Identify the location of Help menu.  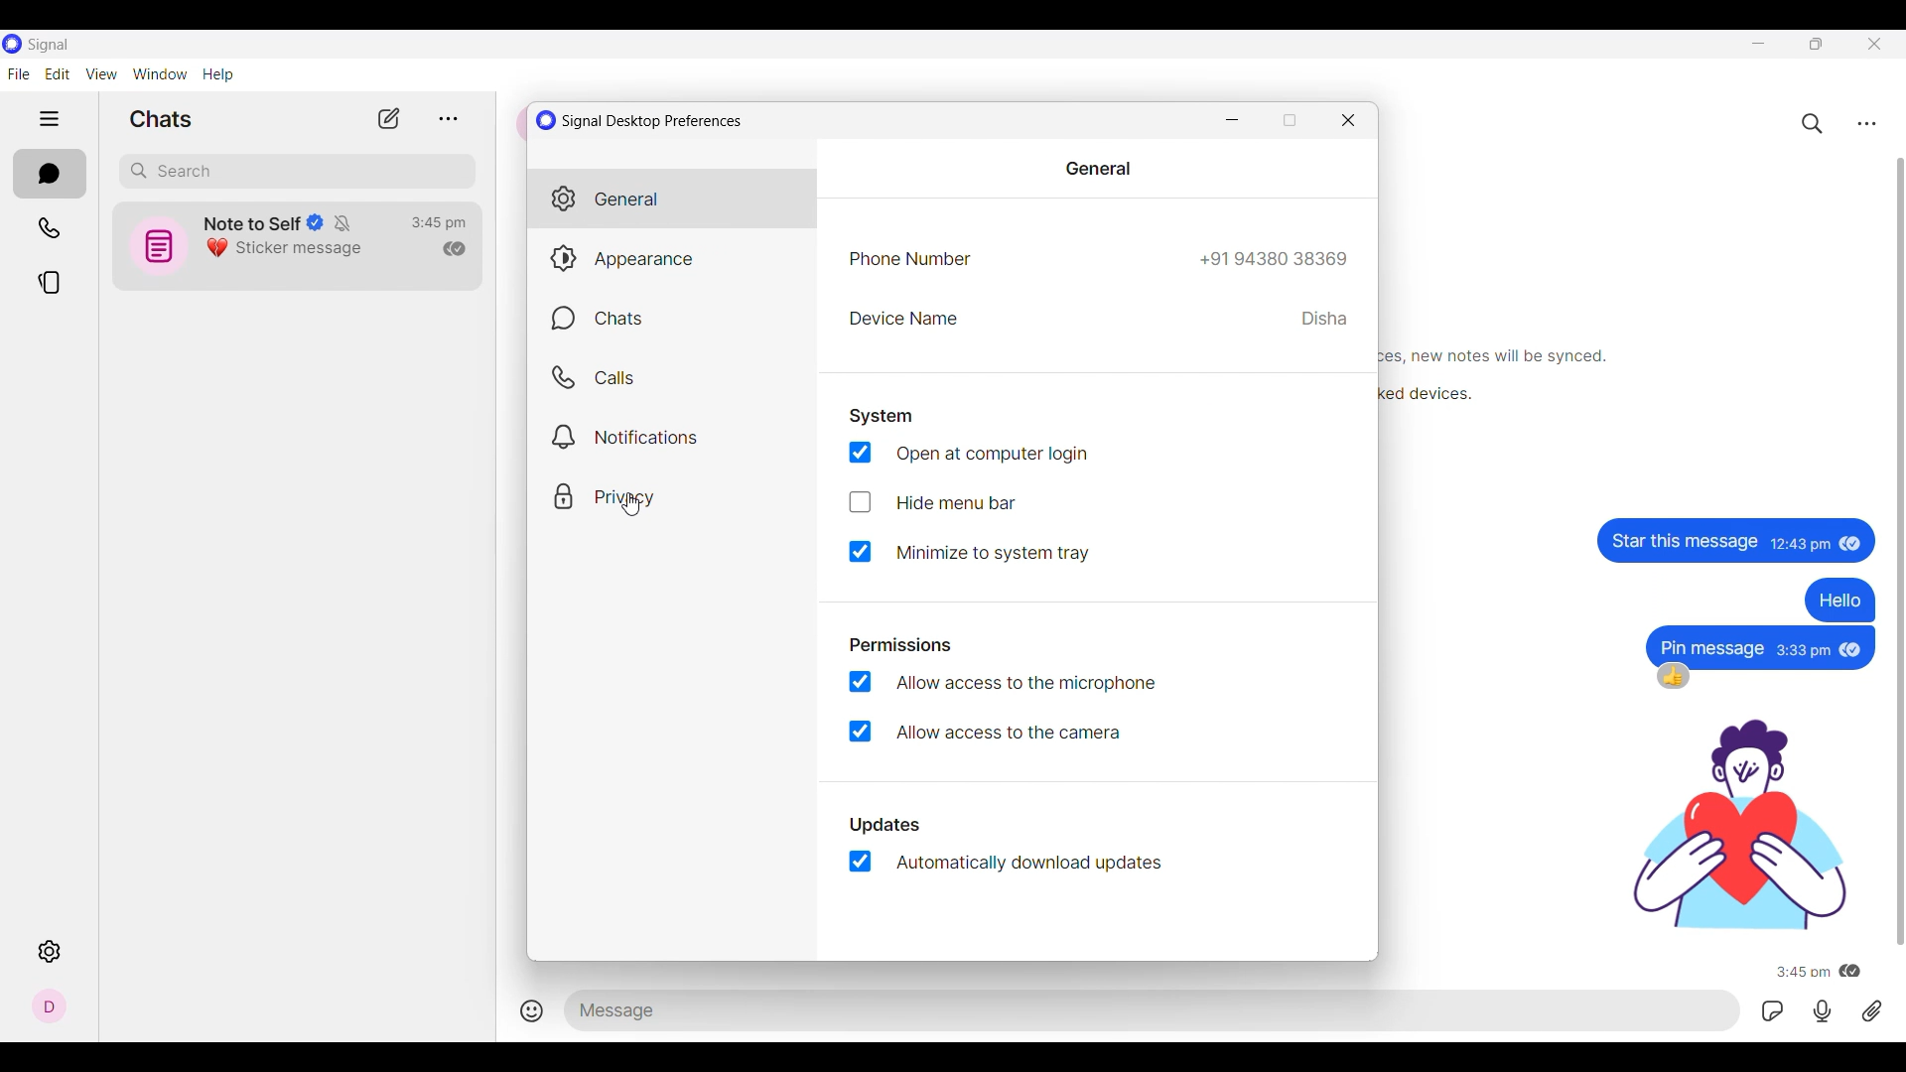
(217, 74).